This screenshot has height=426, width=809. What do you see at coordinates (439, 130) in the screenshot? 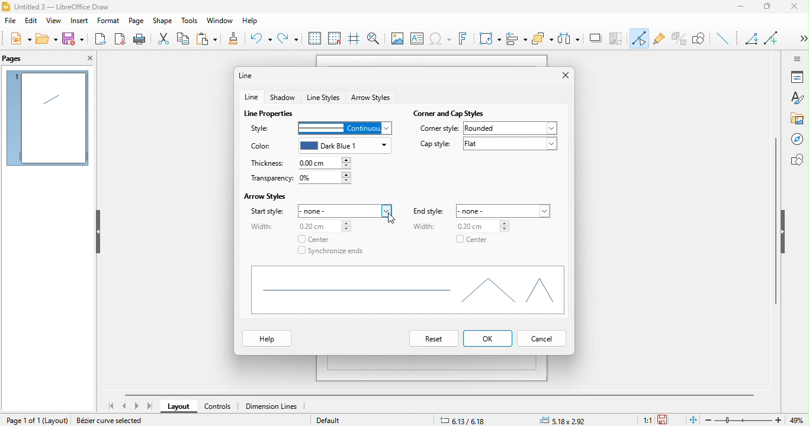
I see `corner style` at bounding box center [439, 130].